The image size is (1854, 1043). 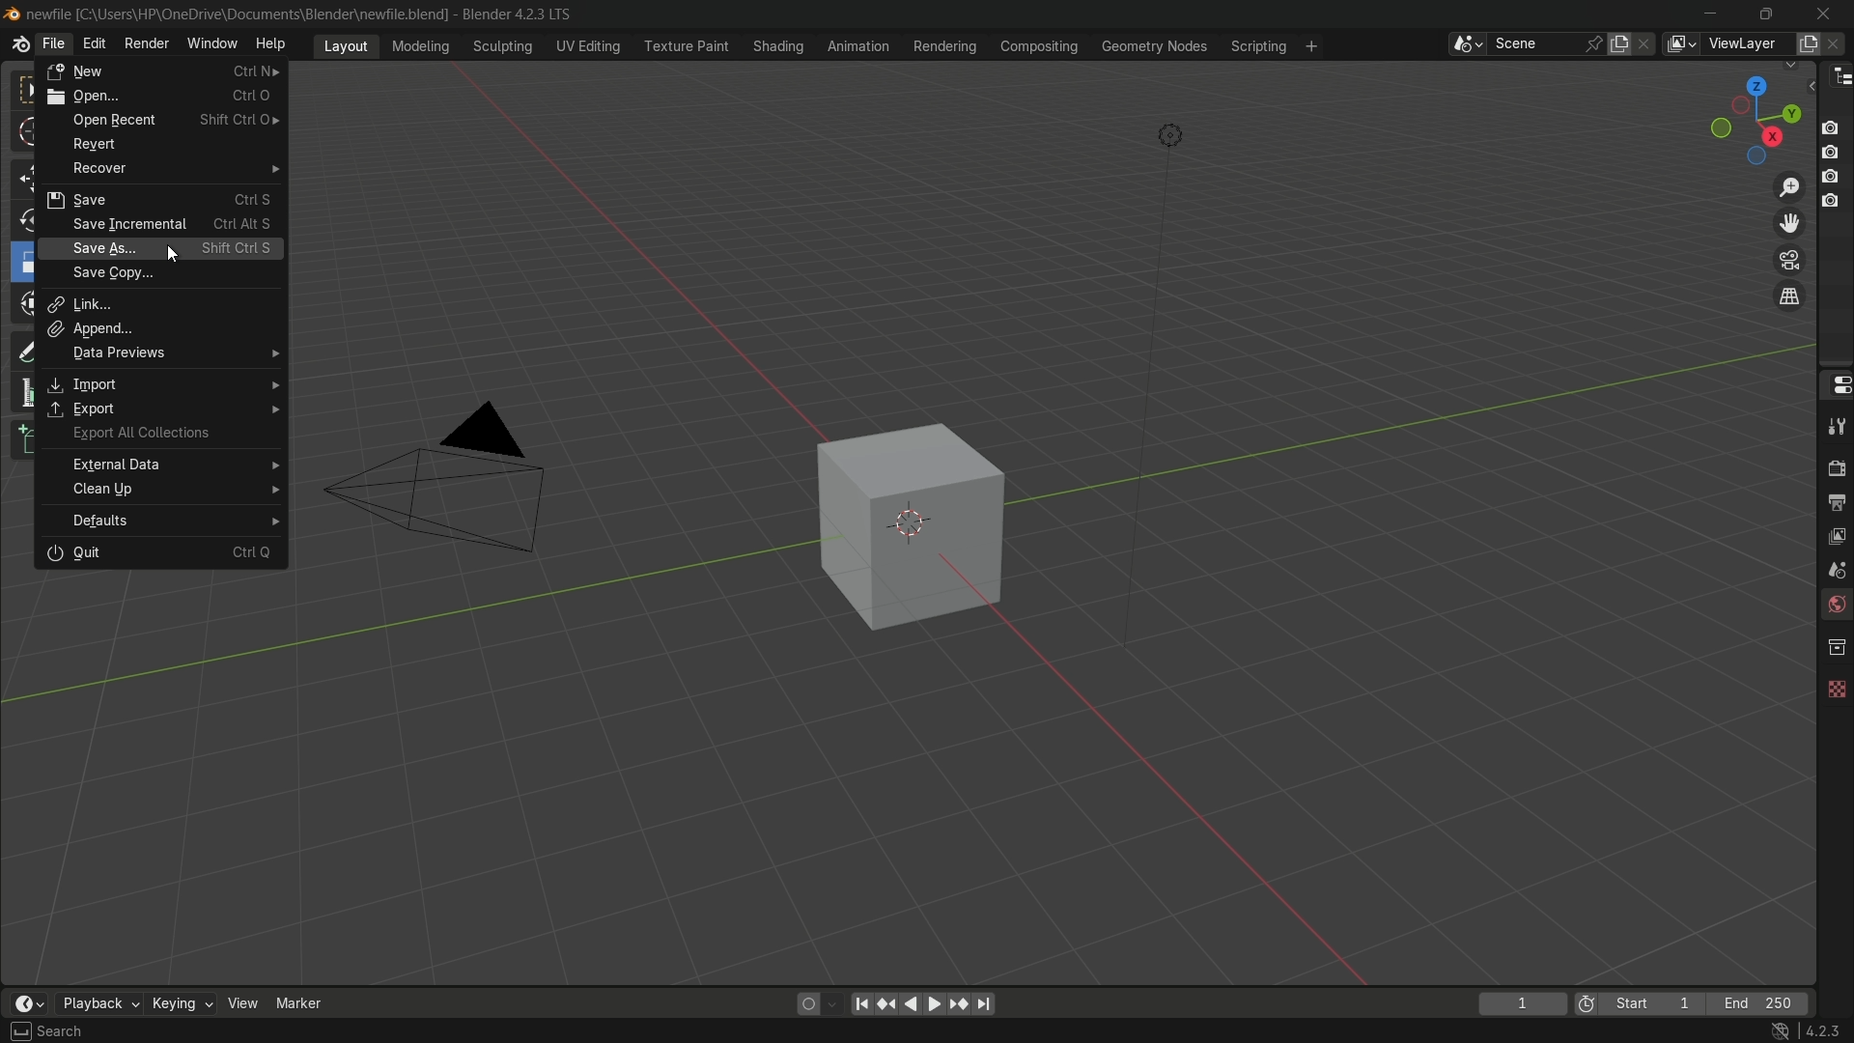 What do you see at coordinates (959, 1002) in the screenshot?
I see `jump to keyframe` at bounding box center [959, 1002].